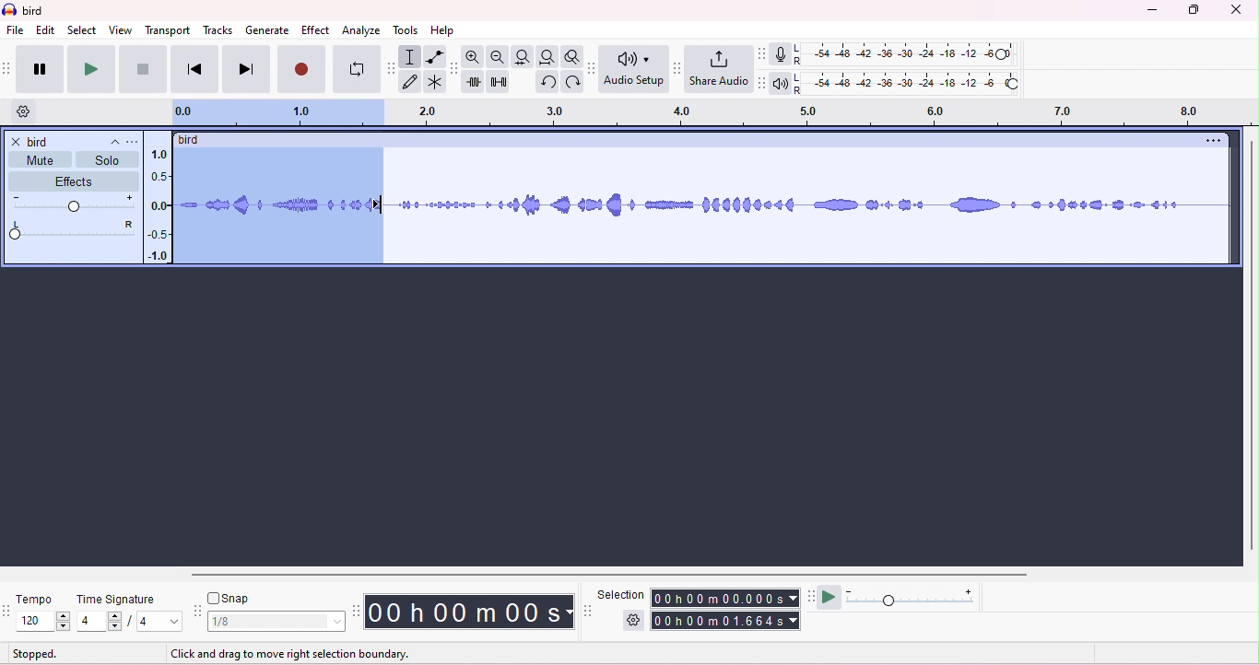 Image resolution: width=1259 pixels, height=665 pixels. Describe the element at coordinates (317, 31) in the screenshot. I see `effect` at that location.